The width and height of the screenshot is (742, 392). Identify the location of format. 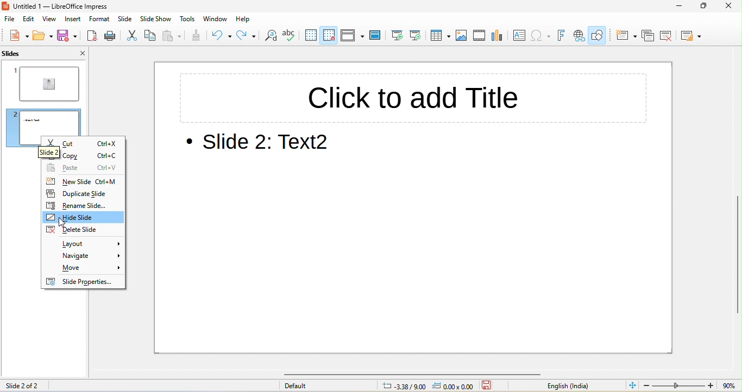
(102, 20).